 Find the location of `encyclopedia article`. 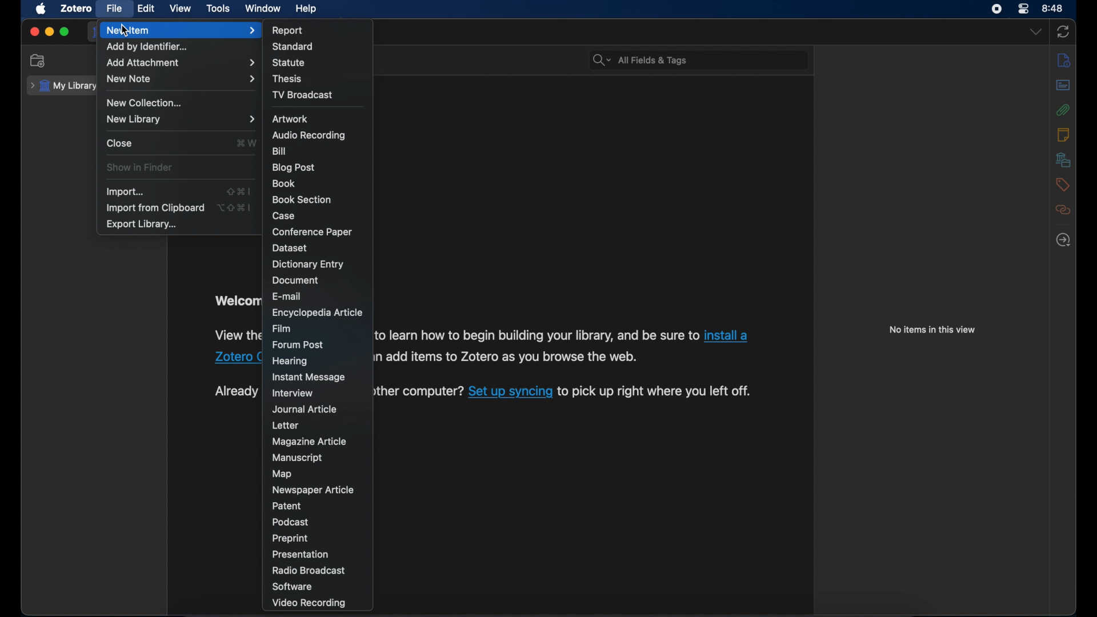

encyclopedia article is located at coordinates (318, 312).